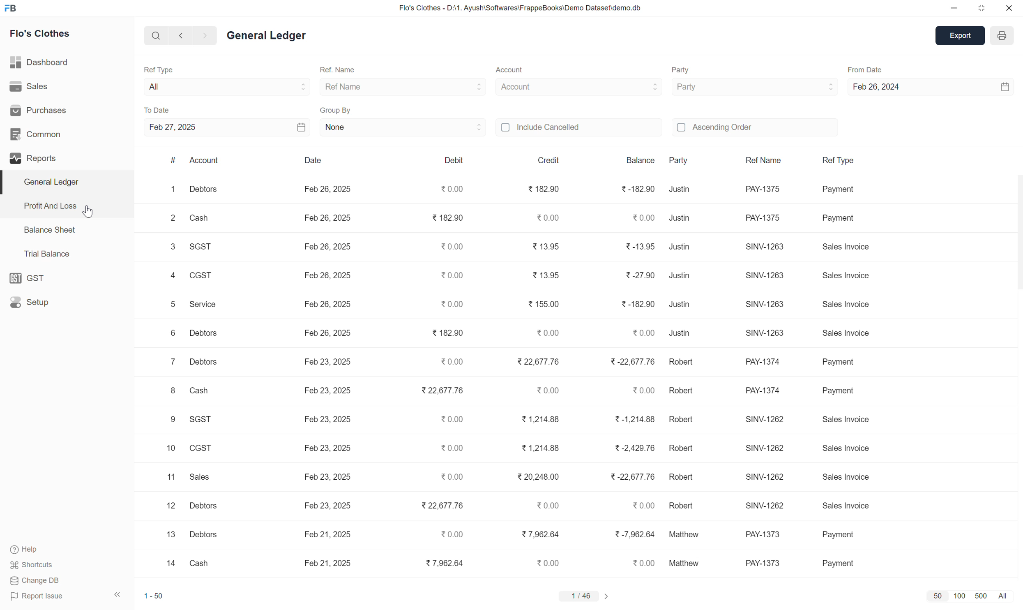 The height and width of the screenshot is (610, 1023). Describe the element at coordinates (168, 566) in the screenshot. I see `14` at that location.